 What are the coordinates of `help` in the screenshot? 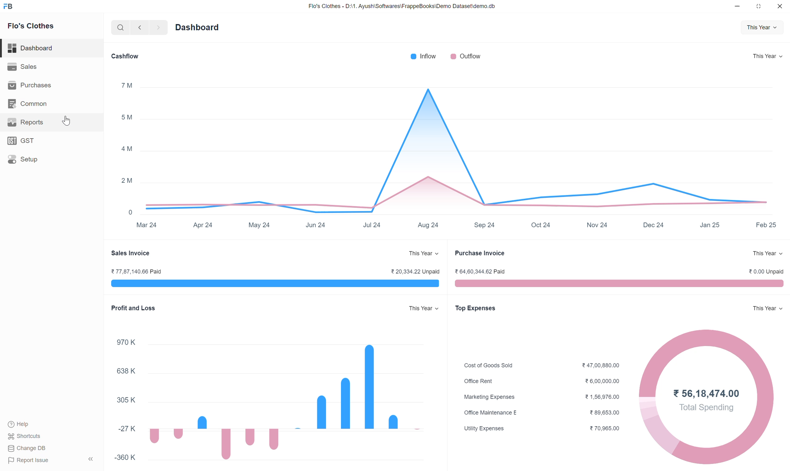 It's located at (23, 424).